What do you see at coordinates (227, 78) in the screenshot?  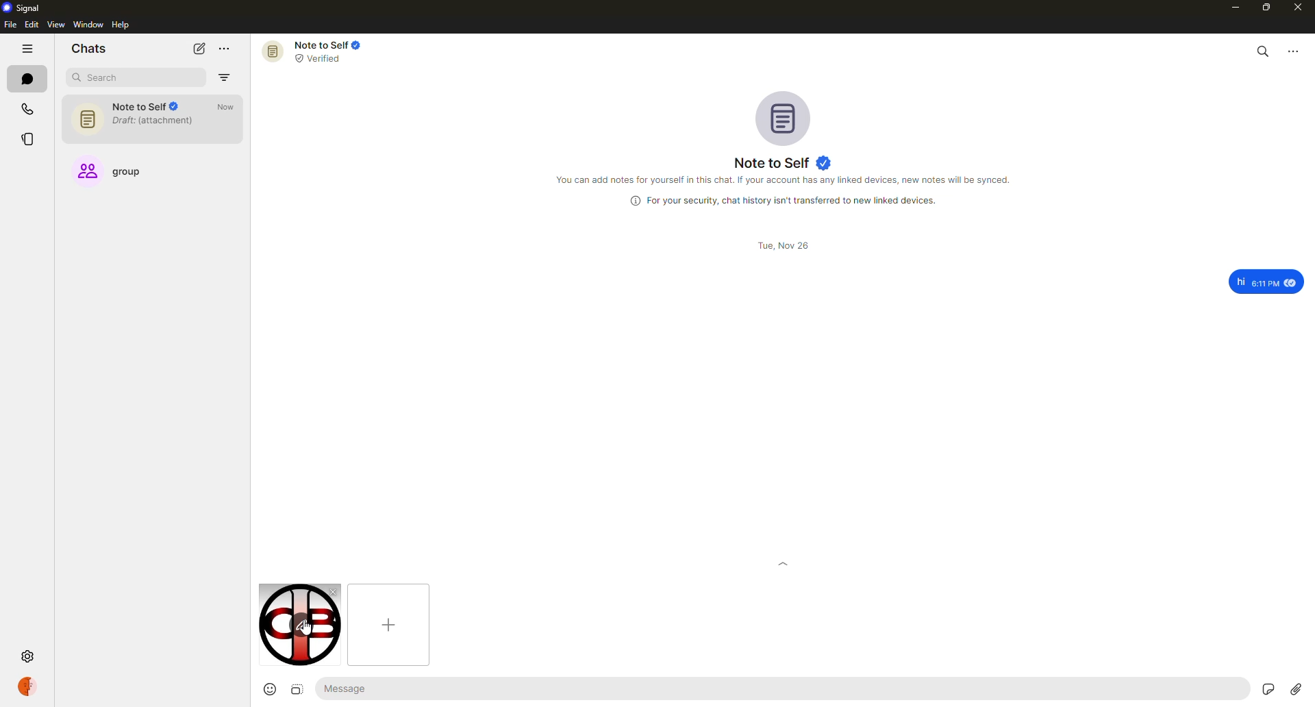 I see `filter` at bounding box center [227, 78].